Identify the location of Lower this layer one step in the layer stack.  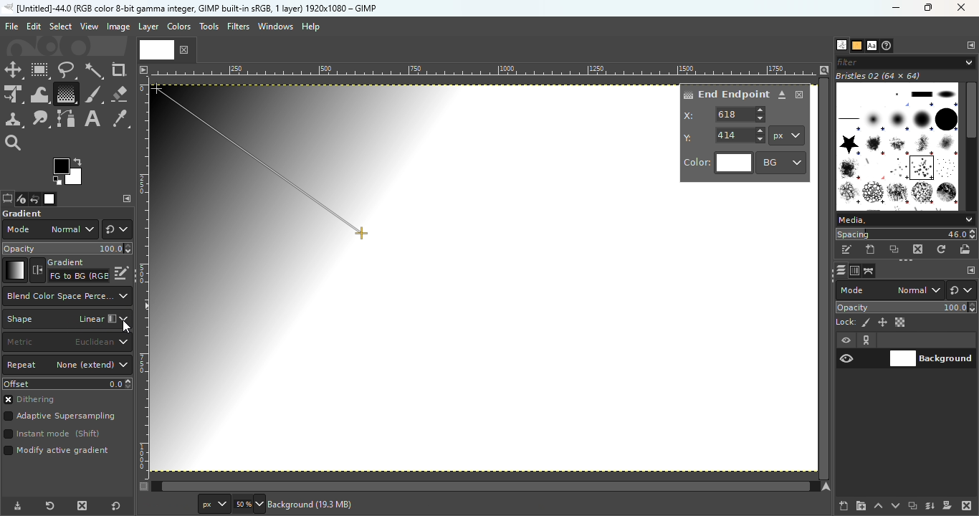
(895, 506).